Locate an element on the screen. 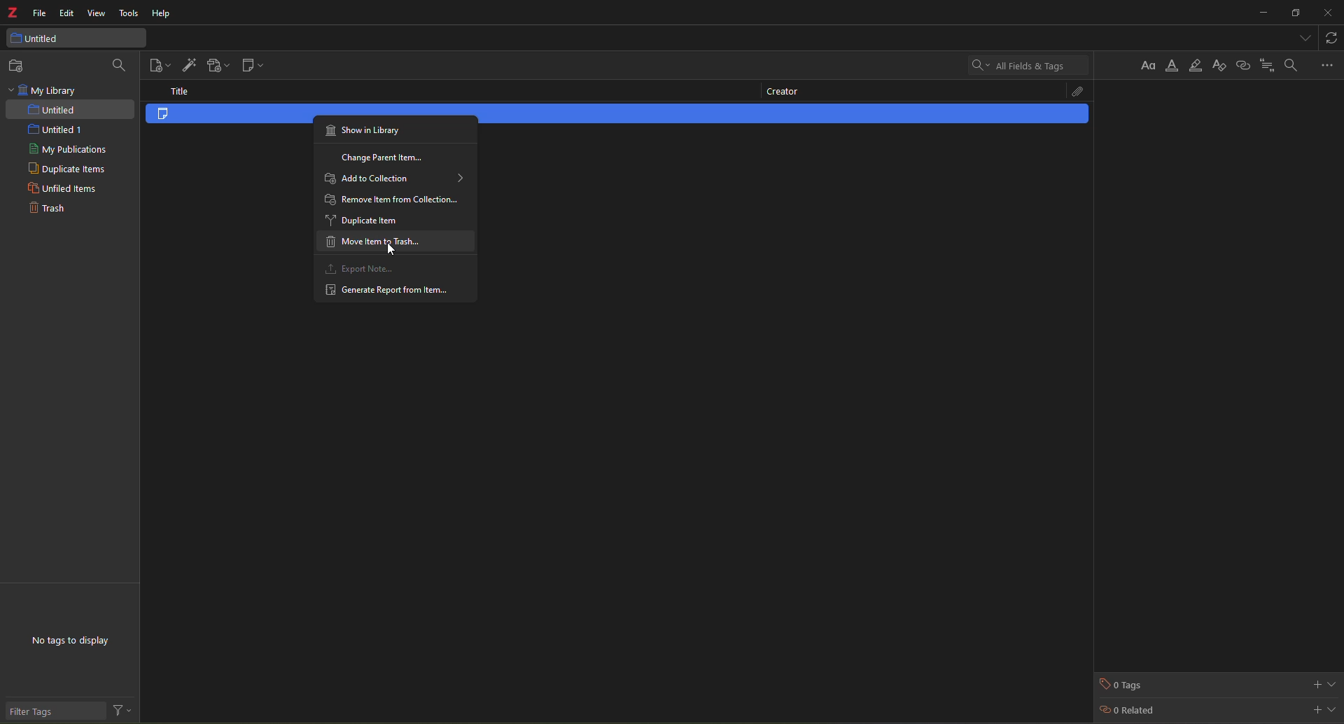 This screenshot has width=1344, height=724. cursor is located at coordinates (395, 251).